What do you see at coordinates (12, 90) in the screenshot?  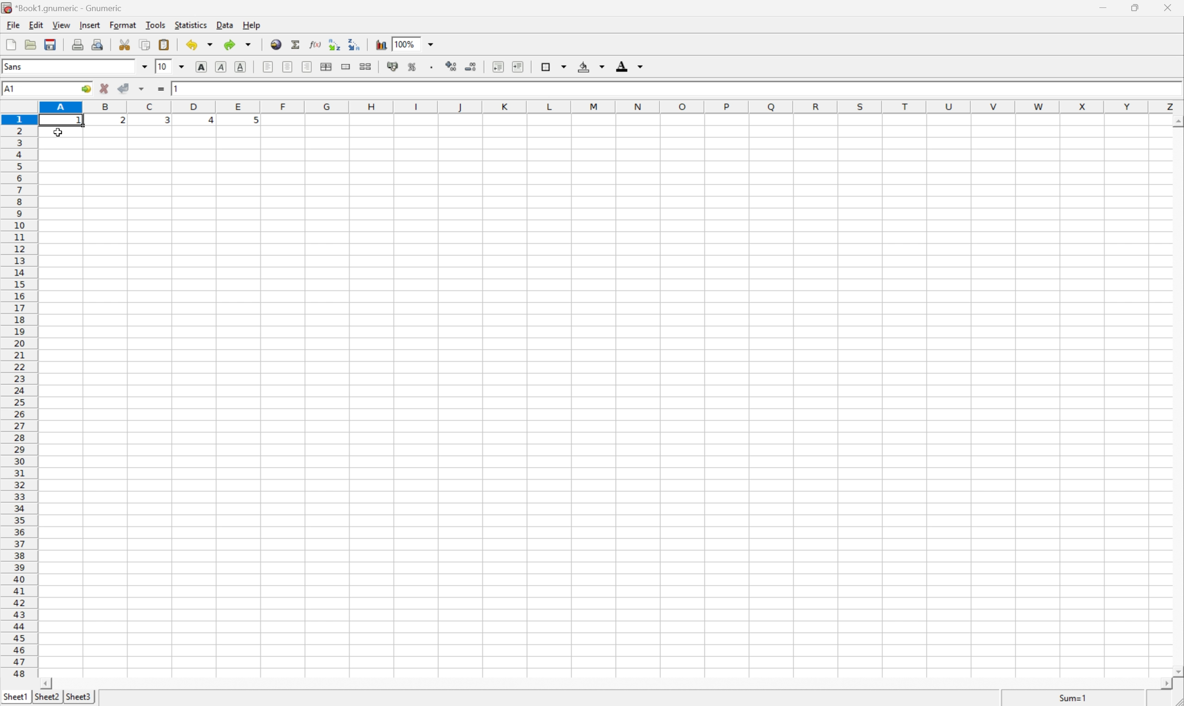 I see `A1` at bounding box center [12, 90].